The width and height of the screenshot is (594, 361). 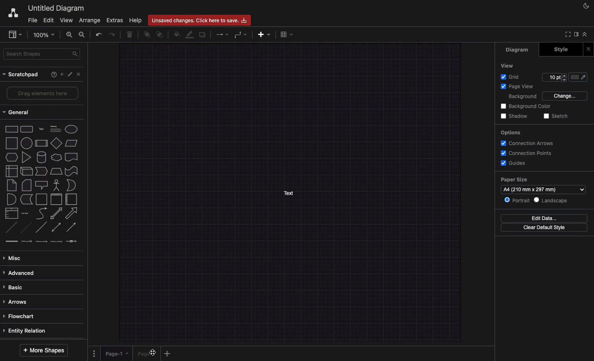 I want to click on Zoom, so click(x=46, y=35).